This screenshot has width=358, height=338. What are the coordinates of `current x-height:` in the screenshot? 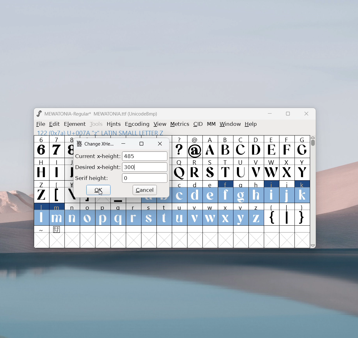 It's located at (97, 156).